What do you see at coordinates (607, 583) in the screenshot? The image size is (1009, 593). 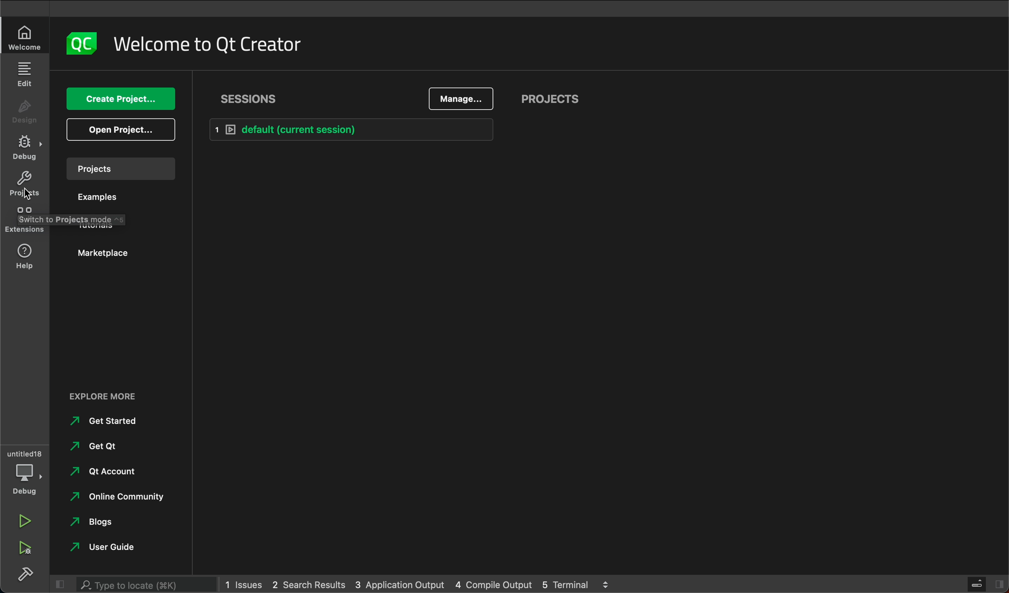 I see `logs` at bounding box center [607, 583].